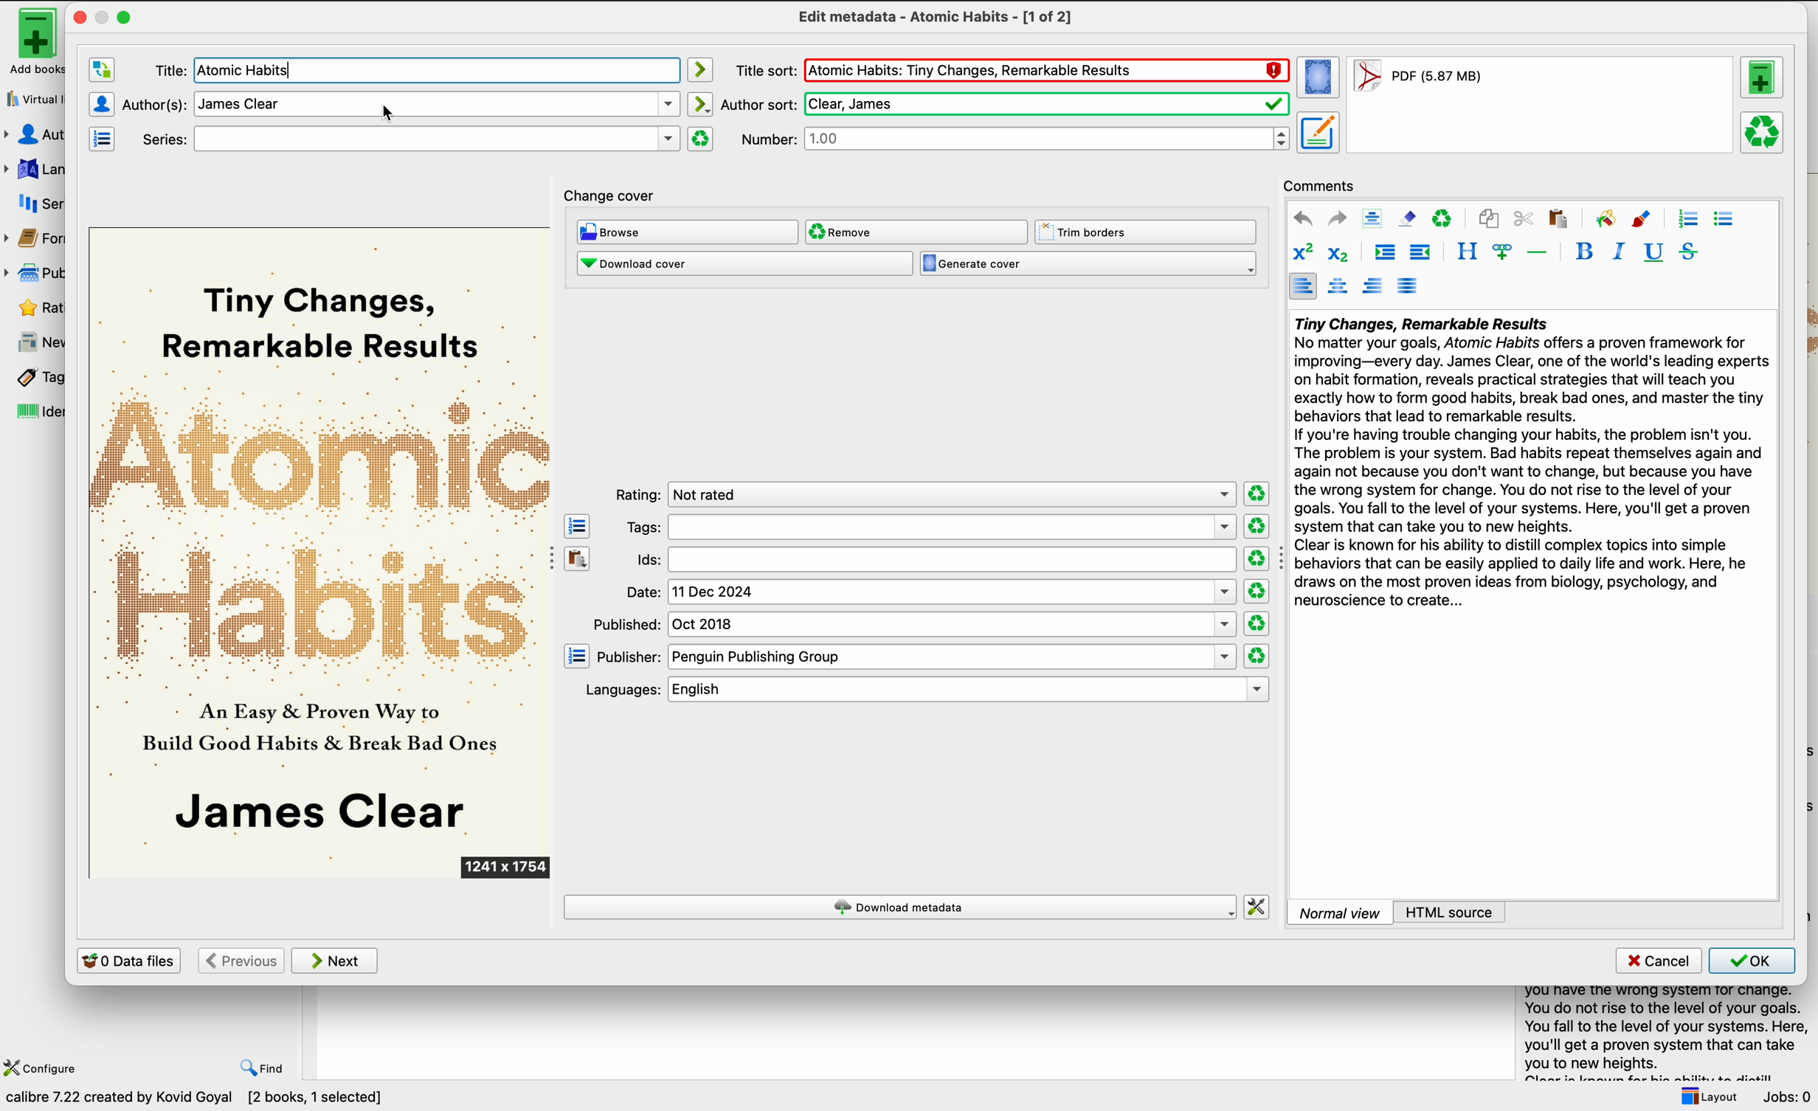  What do you see at coordinates (1341, 253) in the screenshot?
I see `subscript` at bounding box center [1341, 253].